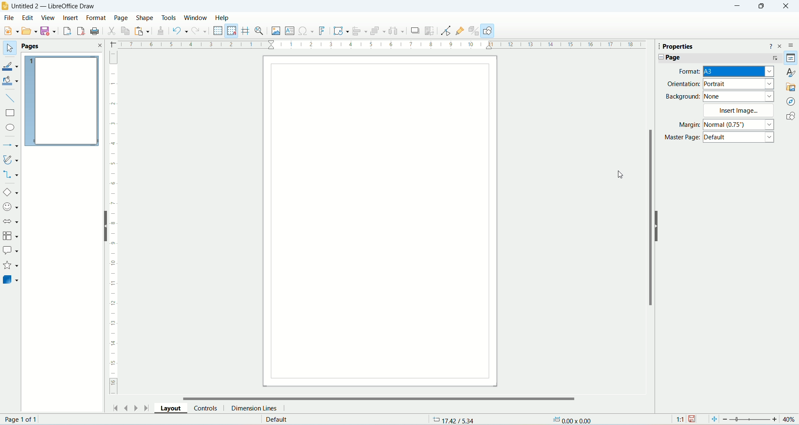 The height and width of the screenshot is (425, 799). What do you see at coordinates (254, 408) in the screenshot?
I see `dimension lines` at bounding box center [254, 408].